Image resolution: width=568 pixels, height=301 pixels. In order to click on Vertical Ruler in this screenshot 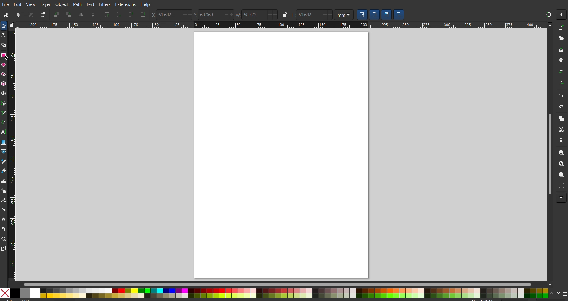, I will do `click(12, 155)`.